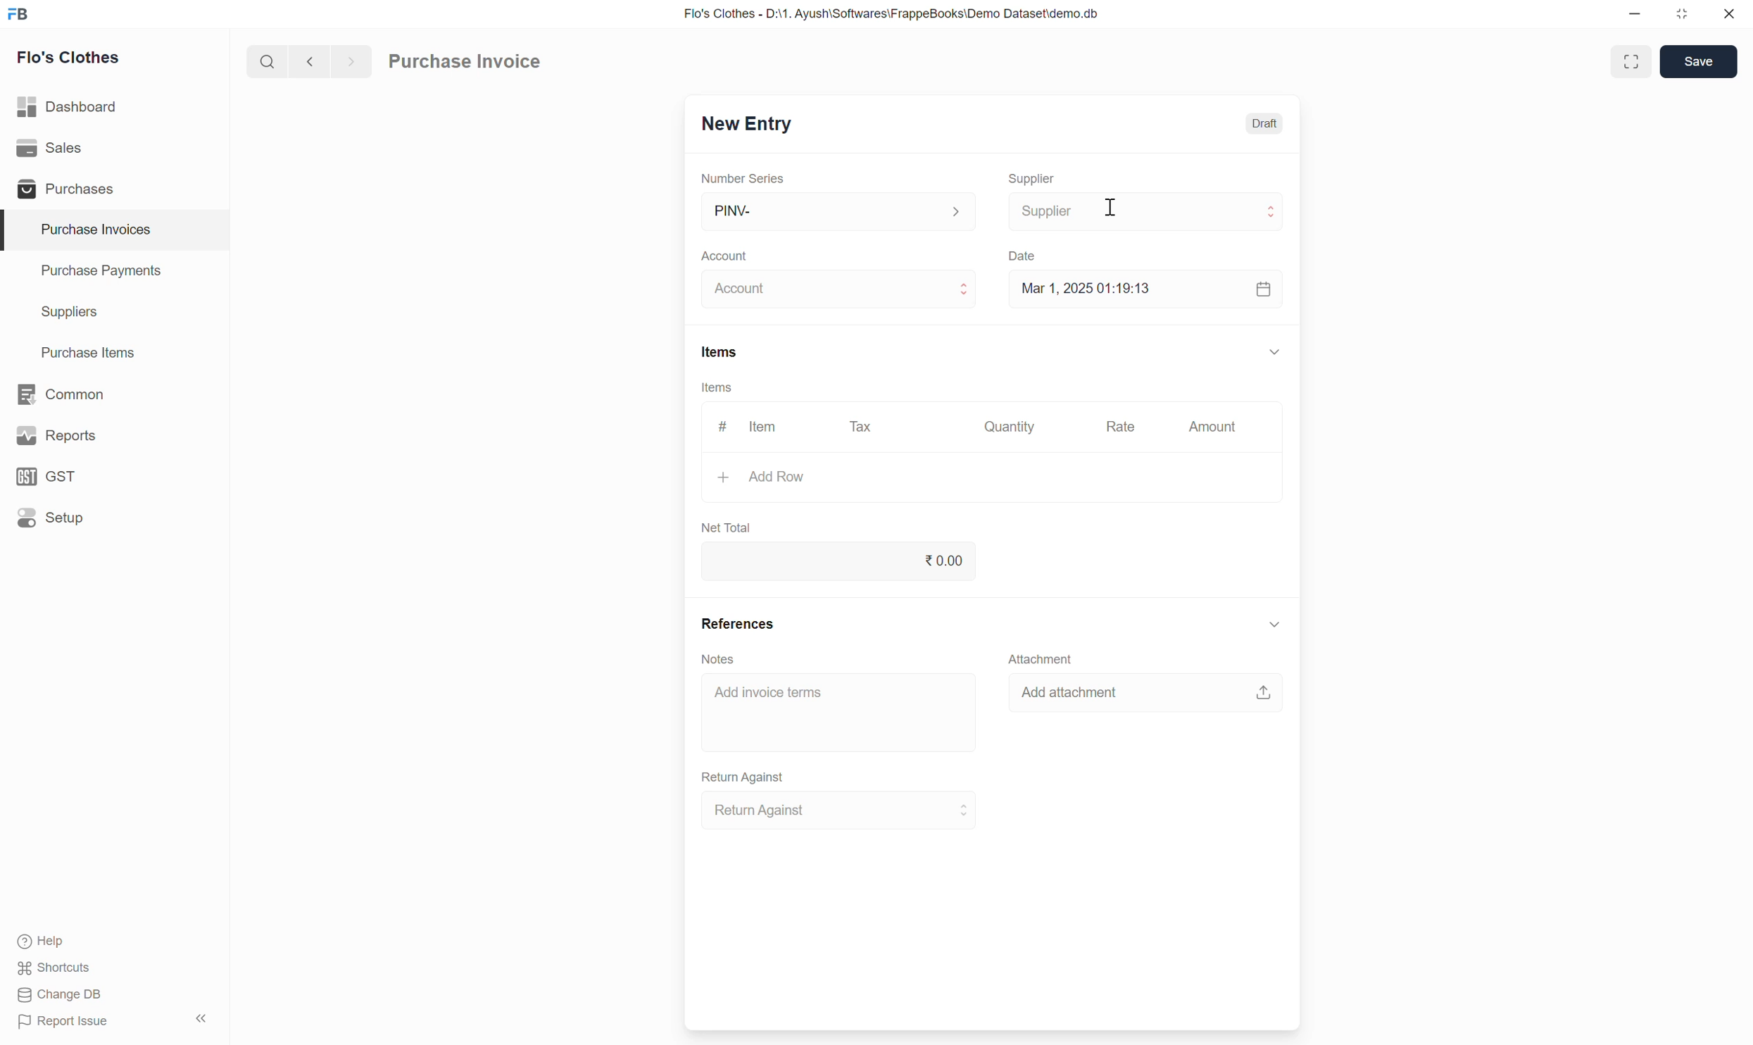 The image size is (1753, 1045). Describe the element at coordinates (87, 230) in the screenshot. I see `Purchase Invoices` at that location.